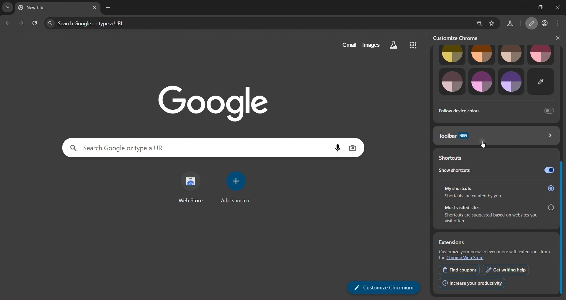 Image resolution: width=566 pixels, height=300 pixels. I want to click on theme, so click(542, 55).